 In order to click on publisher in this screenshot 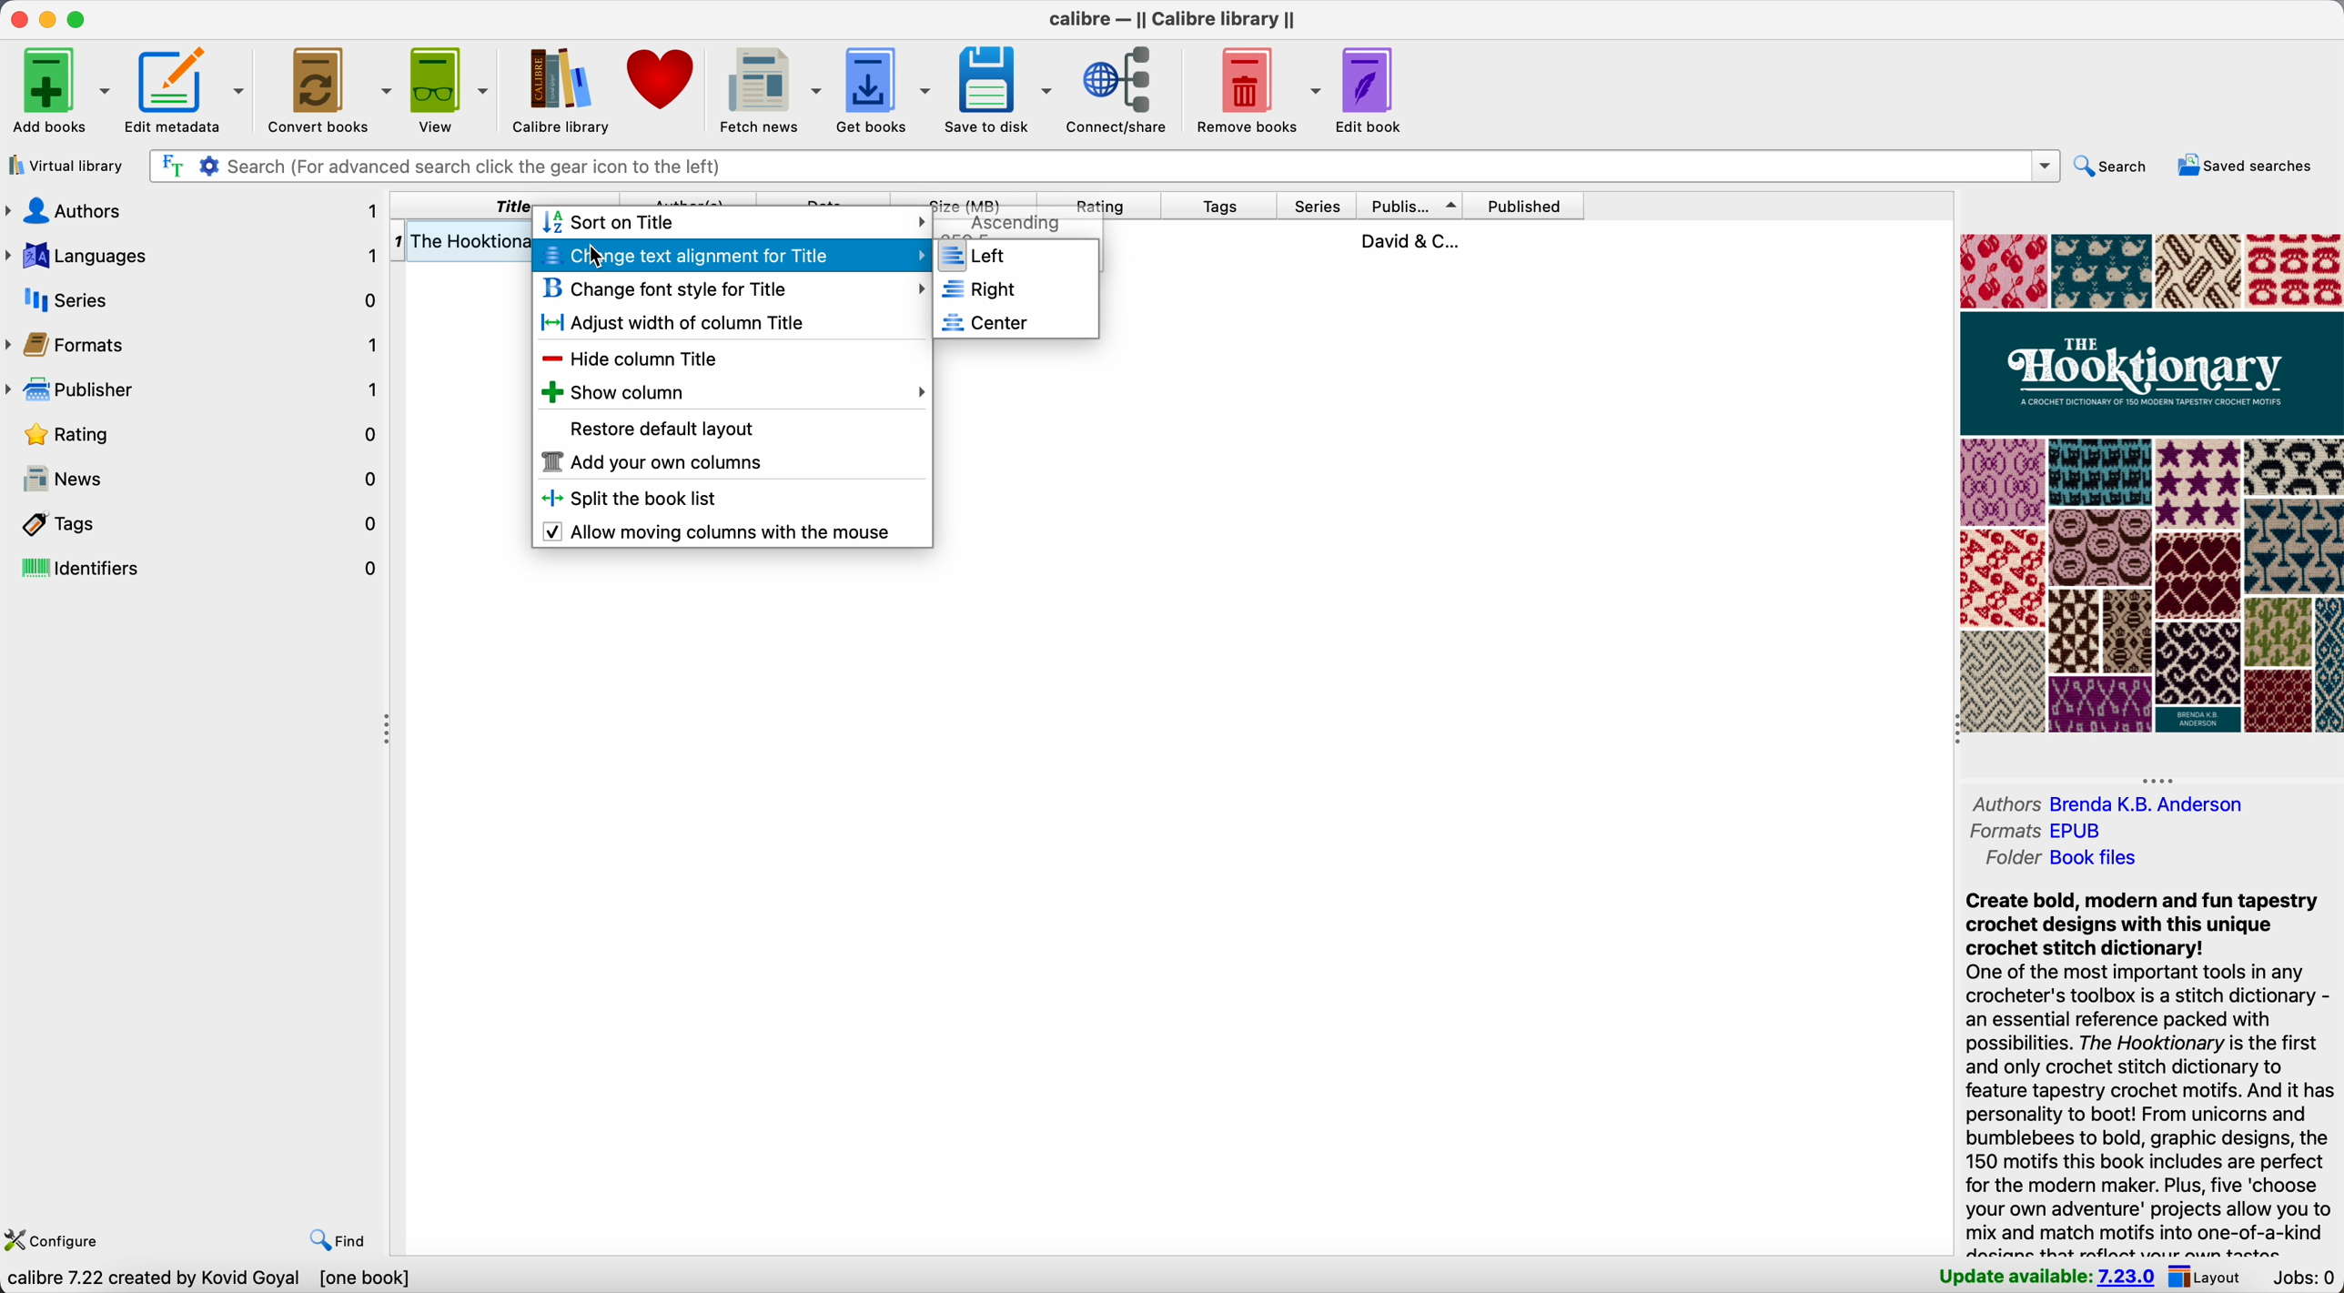, I will do `click(194, 394)`.